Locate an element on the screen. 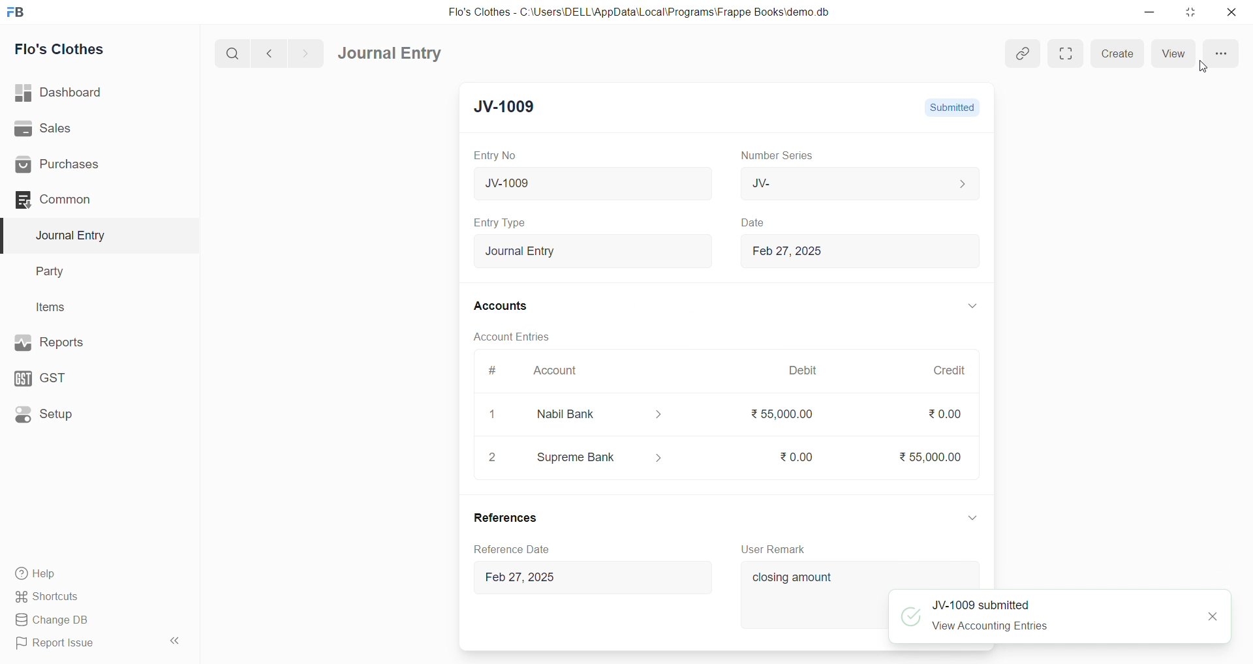  Fit window is located at coordinates (1066, 53).